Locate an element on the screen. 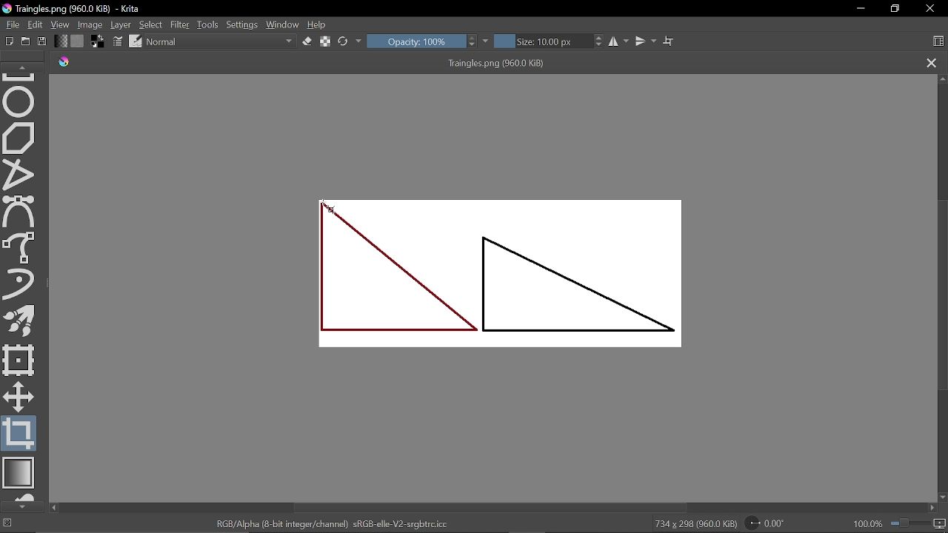  Move up is located at coordinates (942, 78).